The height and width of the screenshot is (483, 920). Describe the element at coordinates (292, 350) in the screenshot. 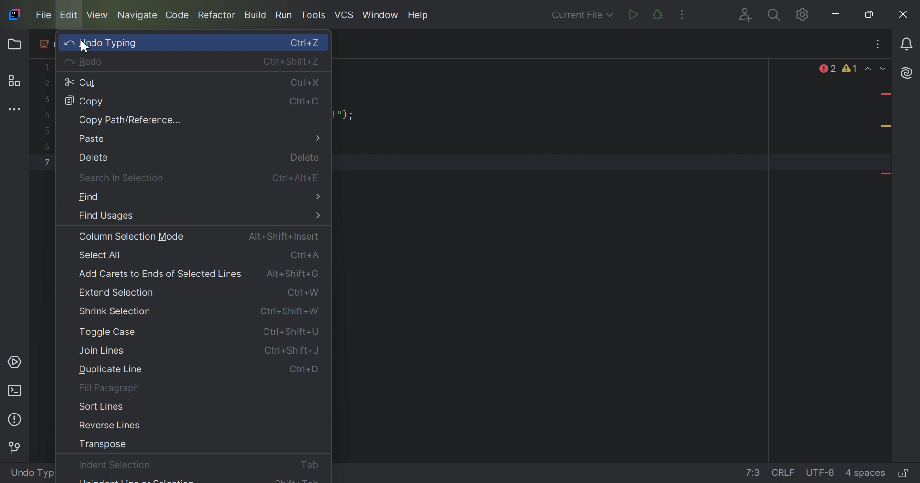

I see `Ctrl+Shift+J` at that location.